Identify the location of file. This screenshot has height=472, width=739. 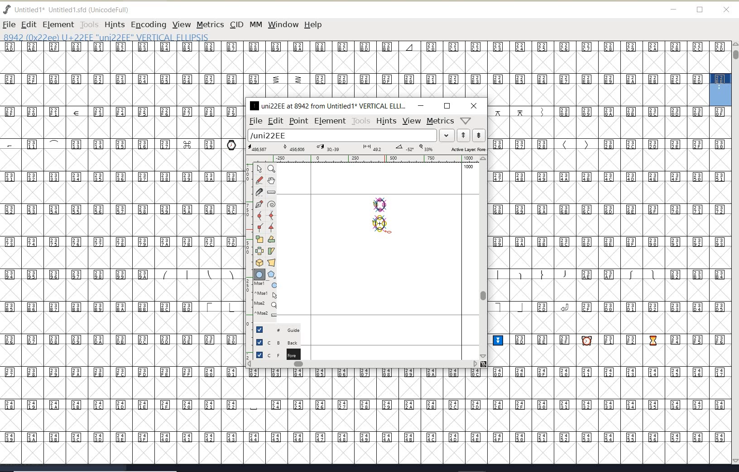
(254, 121).